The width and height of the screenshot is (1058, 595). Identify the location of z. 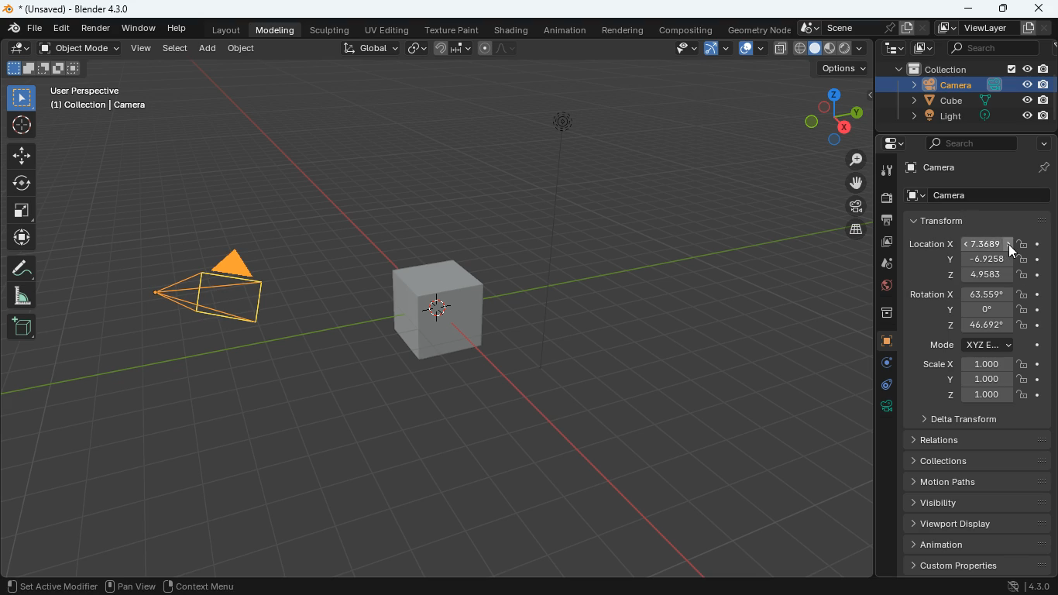
(981, 329).